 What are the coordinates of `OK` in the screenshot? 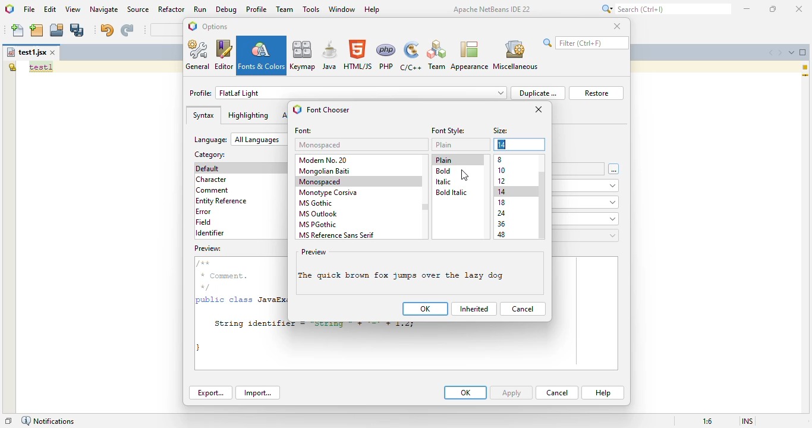 It's located at (465, 392).